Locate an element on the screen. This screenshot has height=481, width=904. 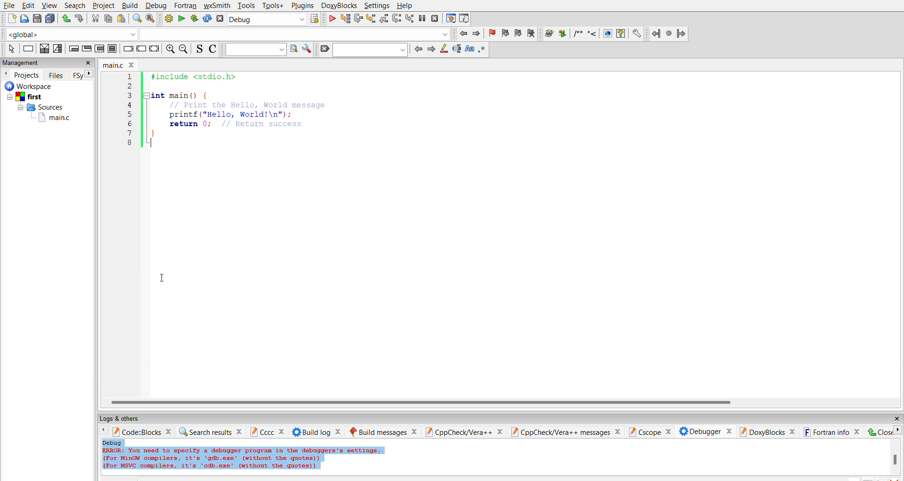
cscope is located at coordinates (651, 430).